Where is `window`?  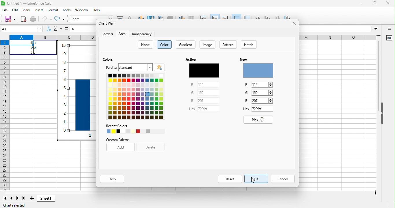
window is located at coordinates (82, 10).